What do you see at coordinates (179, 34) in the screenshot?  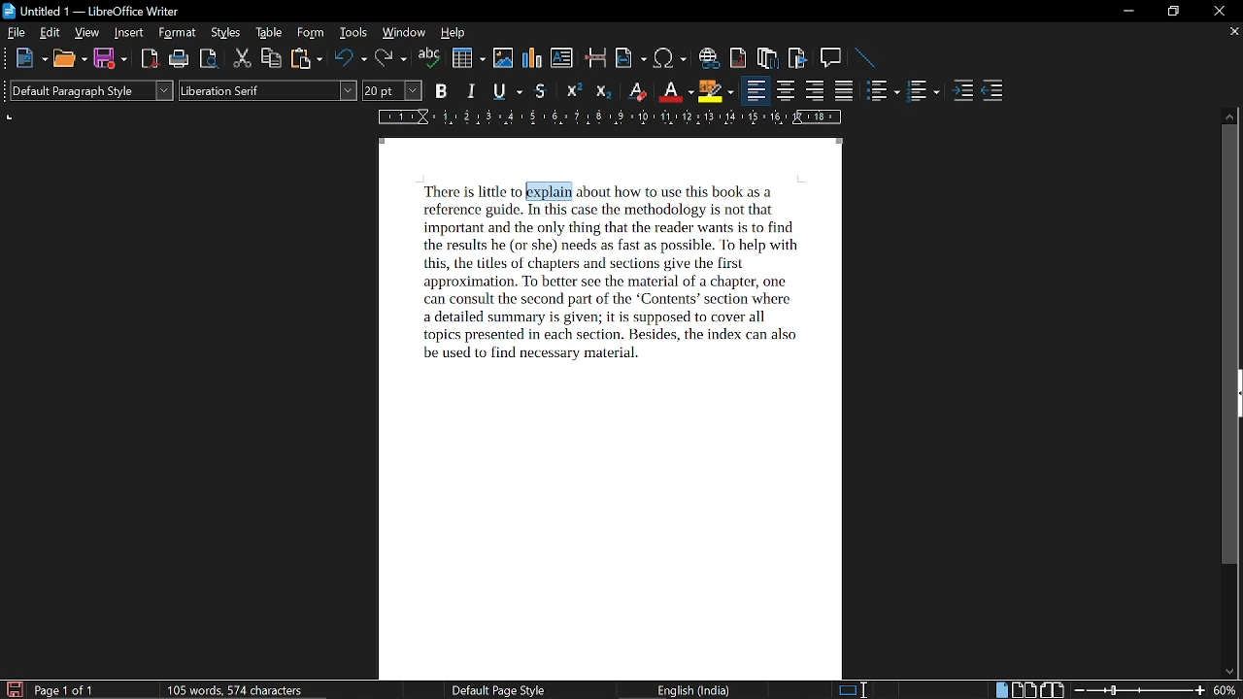 I see `format` at bounding box center [179, 34].